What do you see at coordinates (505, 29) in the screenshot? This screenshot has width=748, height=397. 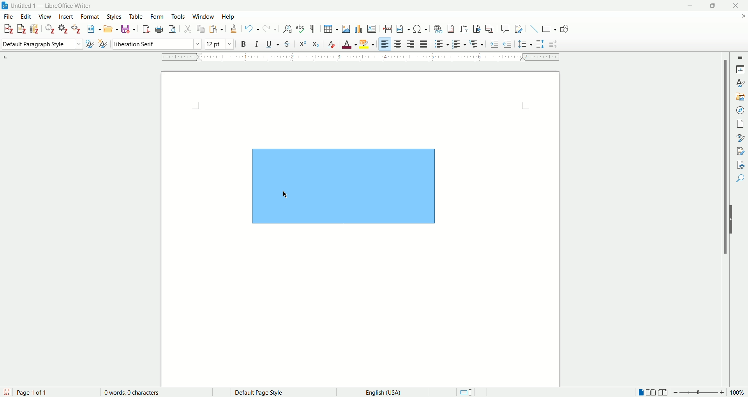 I see `insert comment` at bounding box center [505, 29].